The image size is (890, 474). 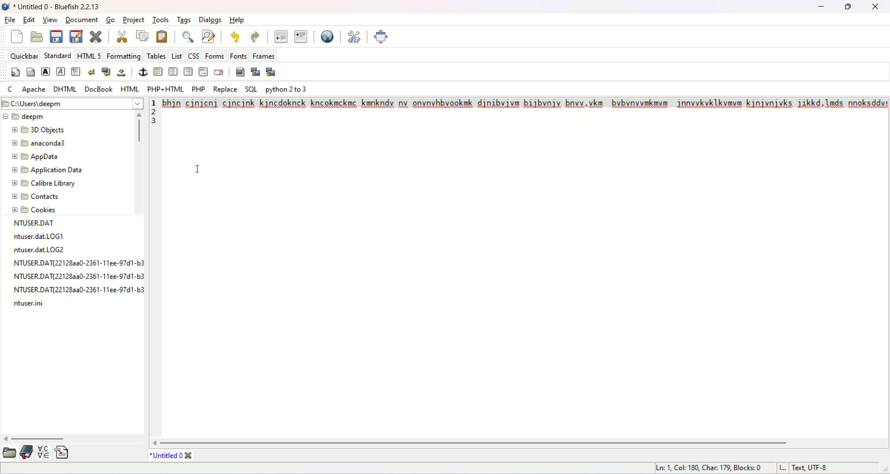 I want to click on text, UTF-8, so click(x=813, y=468).